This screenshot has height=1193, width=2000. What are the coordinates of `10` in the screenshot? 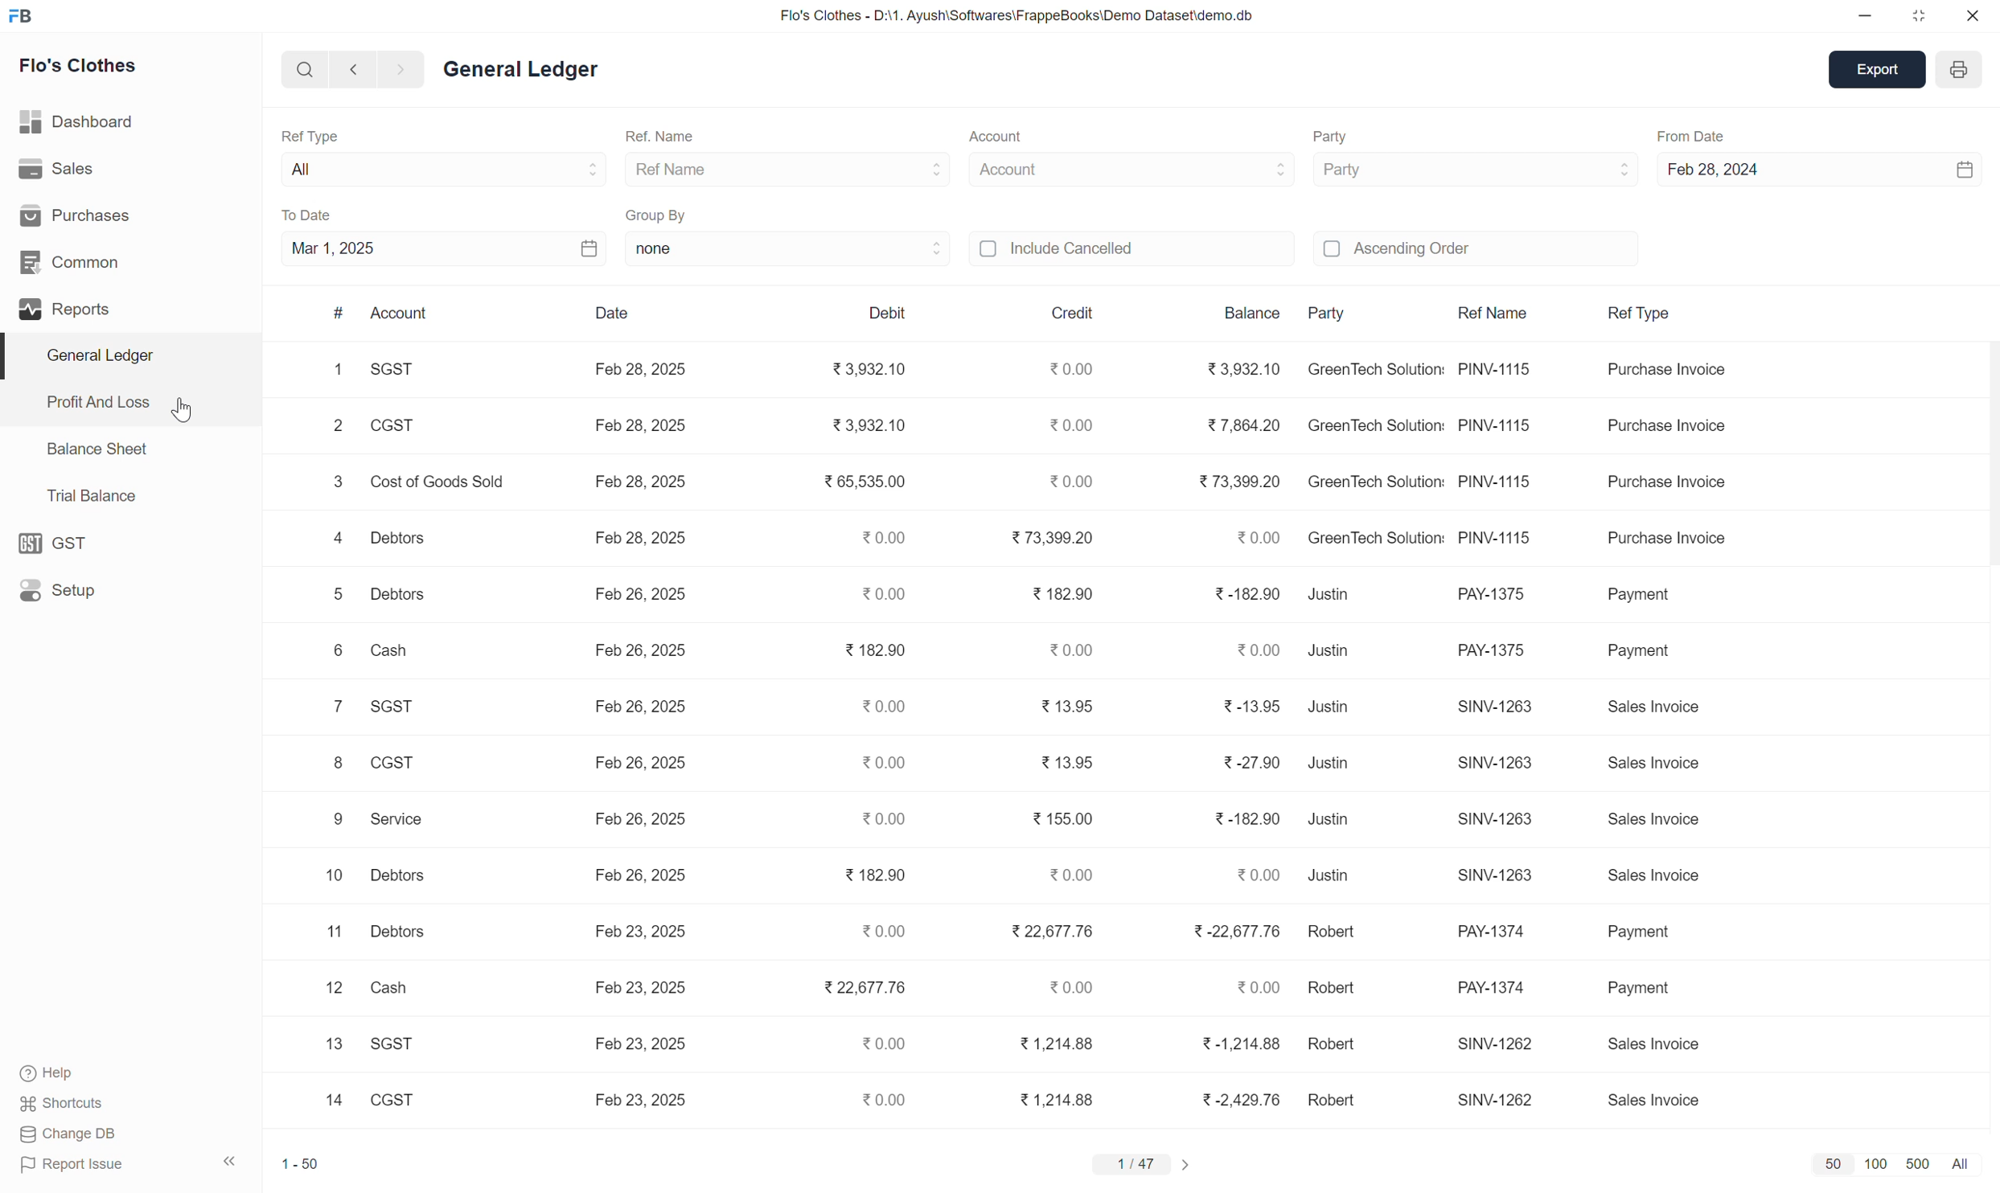 It's located at (329, 876).